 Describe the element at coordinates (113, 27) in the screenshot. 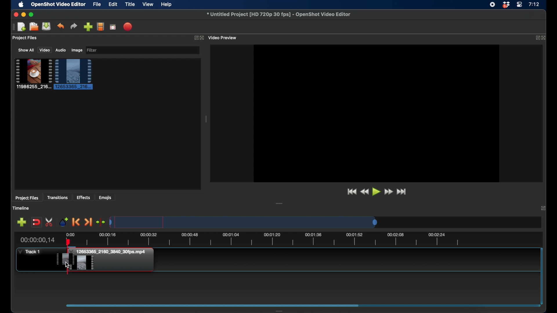

I see `fullscreen` at that location.